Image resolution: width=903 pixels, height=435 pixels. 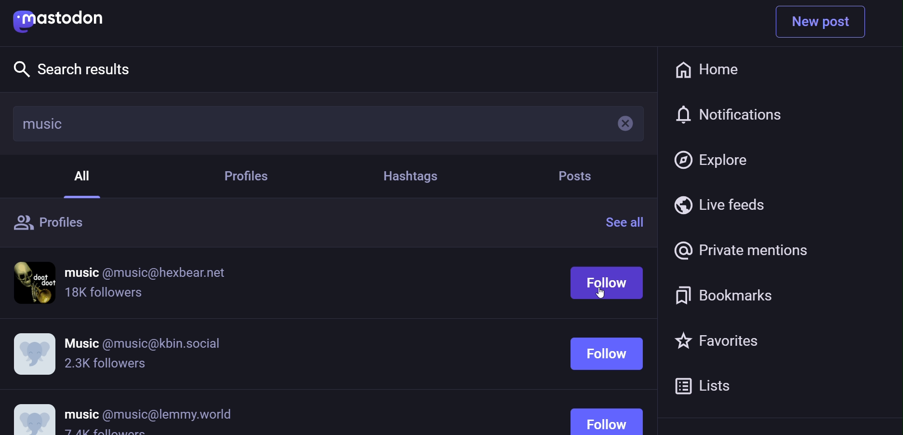 I want to click on see all, so click(x=628, y=222).